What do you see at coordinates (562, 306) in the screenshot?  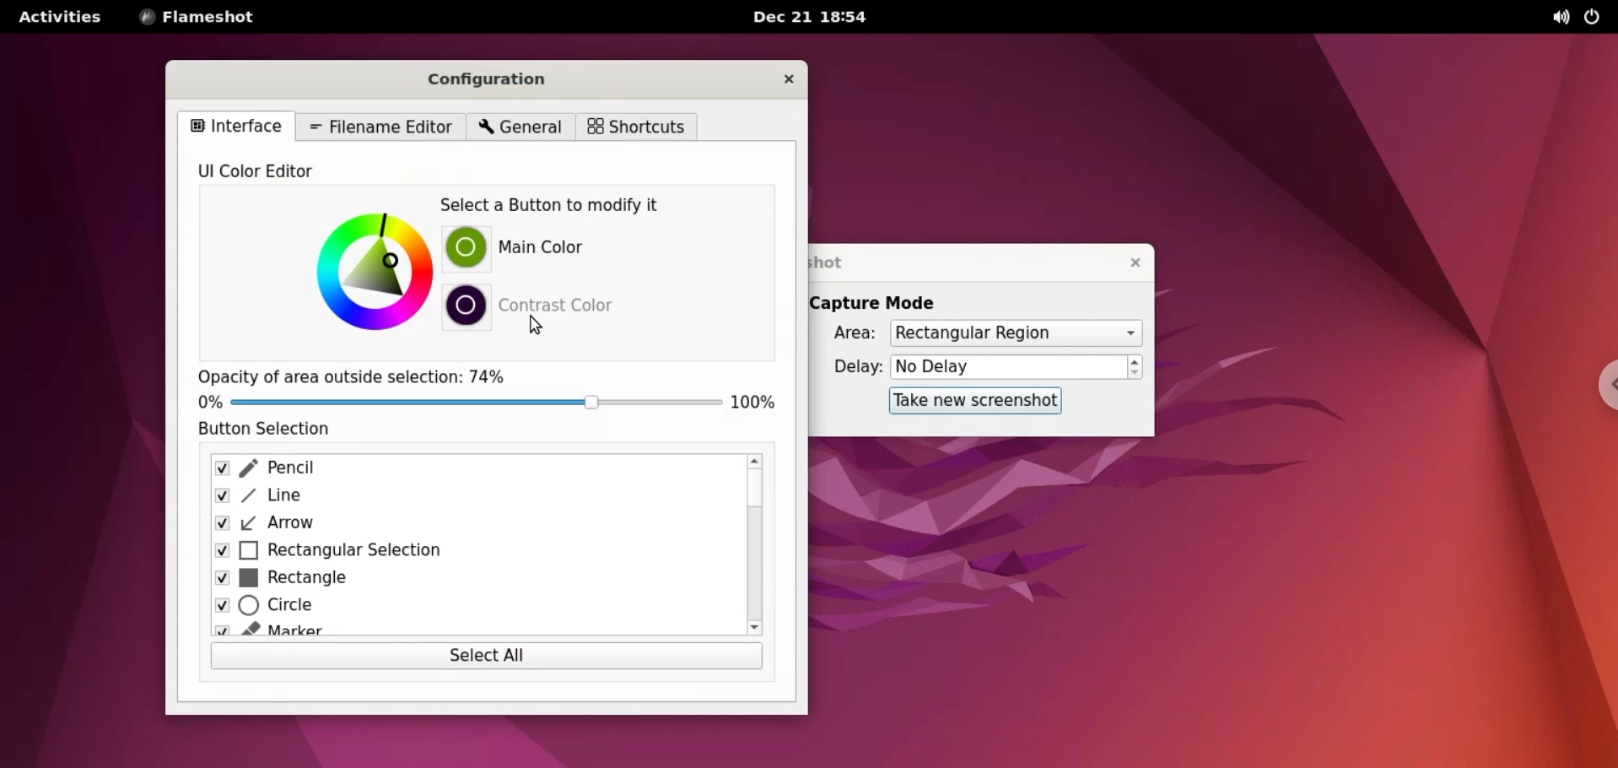 I see `contrast color` at bounding box center [562, 306].